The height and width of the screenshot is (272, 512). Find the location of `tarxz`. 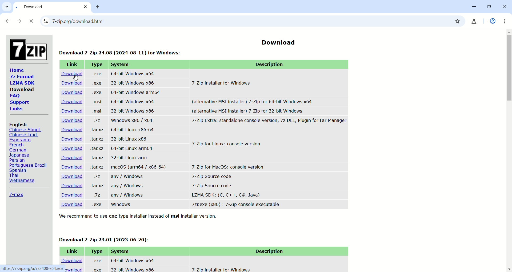

tarxz is located at coordinates (97, 139).